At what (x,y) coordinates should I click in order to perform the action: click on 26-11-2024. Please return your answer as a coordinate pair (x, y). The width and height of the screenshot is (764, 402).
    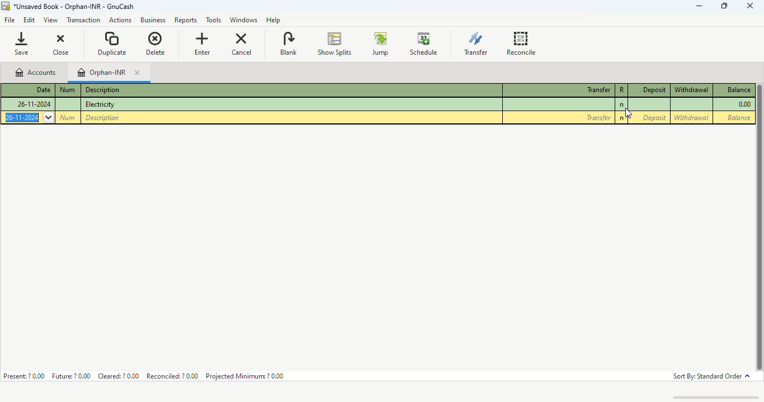
    Looking at the image, I should click on (29, 117).